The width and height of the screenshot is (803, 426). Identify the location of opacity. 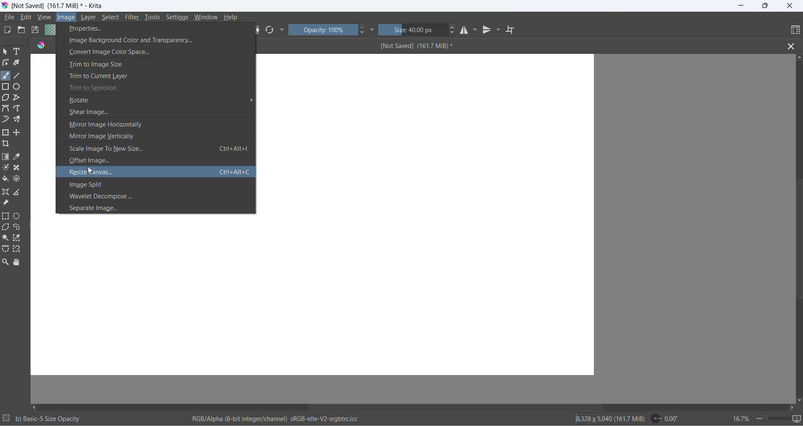
(323, 30).